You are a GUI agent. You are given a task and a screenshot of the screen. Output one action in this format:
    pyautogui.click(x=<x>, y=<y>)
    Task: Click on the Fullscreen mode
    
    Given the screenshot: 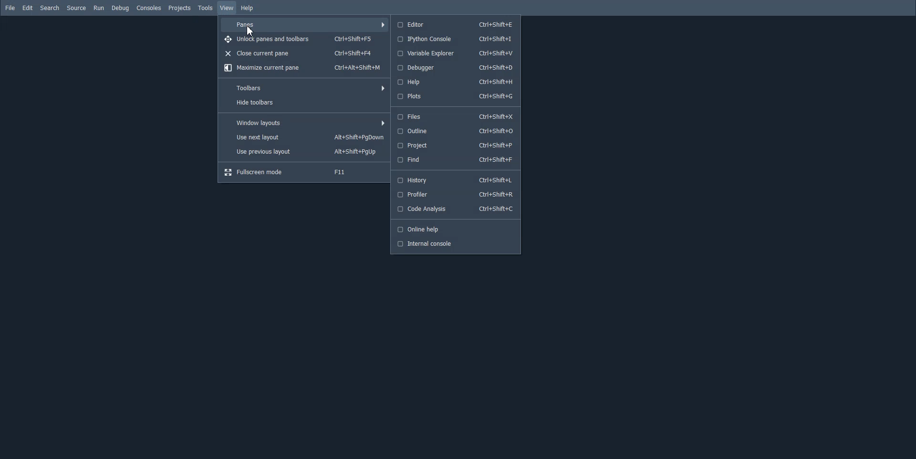 What is the action you would take?
    pyautogui.click(x=303, y=172)
    